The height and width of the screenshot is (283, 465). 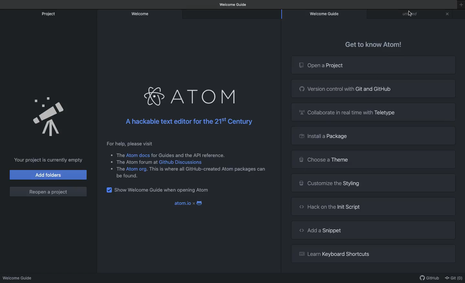 What do you see at coordinates (49, 14) in the screenshot?
I see `Project` at bounding box center [49, 14].